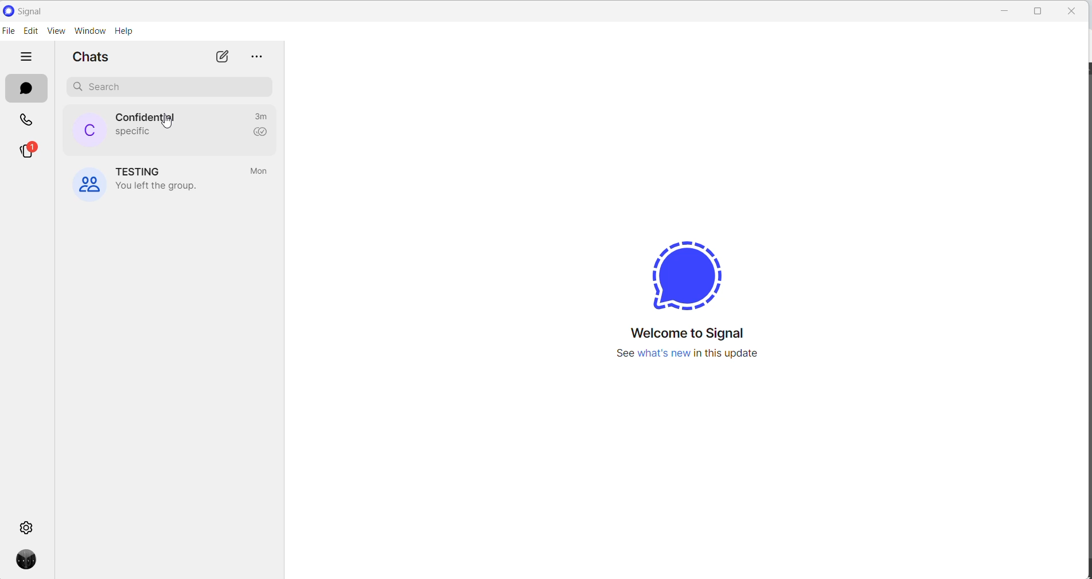 This screenshot has width=1092, height=579. What do you see at coordinates (32, 561) in the screenshot?
I see `profile` at bounding box center [32, 561].